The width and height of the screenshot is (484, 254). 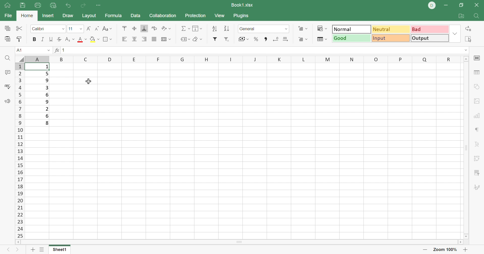 What do you see at coordinates (241, 15) in the screenshot?
I see `Plugins` at bounding box center [241, 15].